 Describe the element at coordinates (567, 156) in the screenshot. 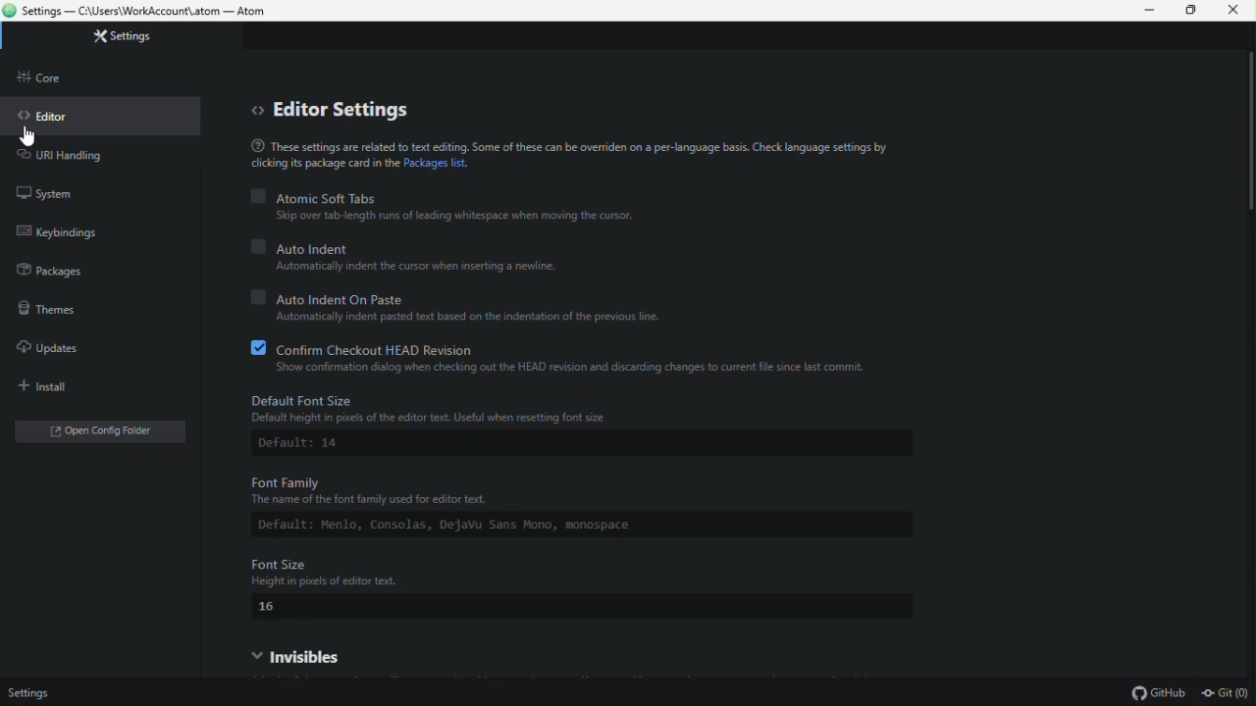

I see `® These settings are related to text editing. Some of these can be overriden on a per-language basis. Check language settings bycicking fs package card in the Packages list.` at that location.